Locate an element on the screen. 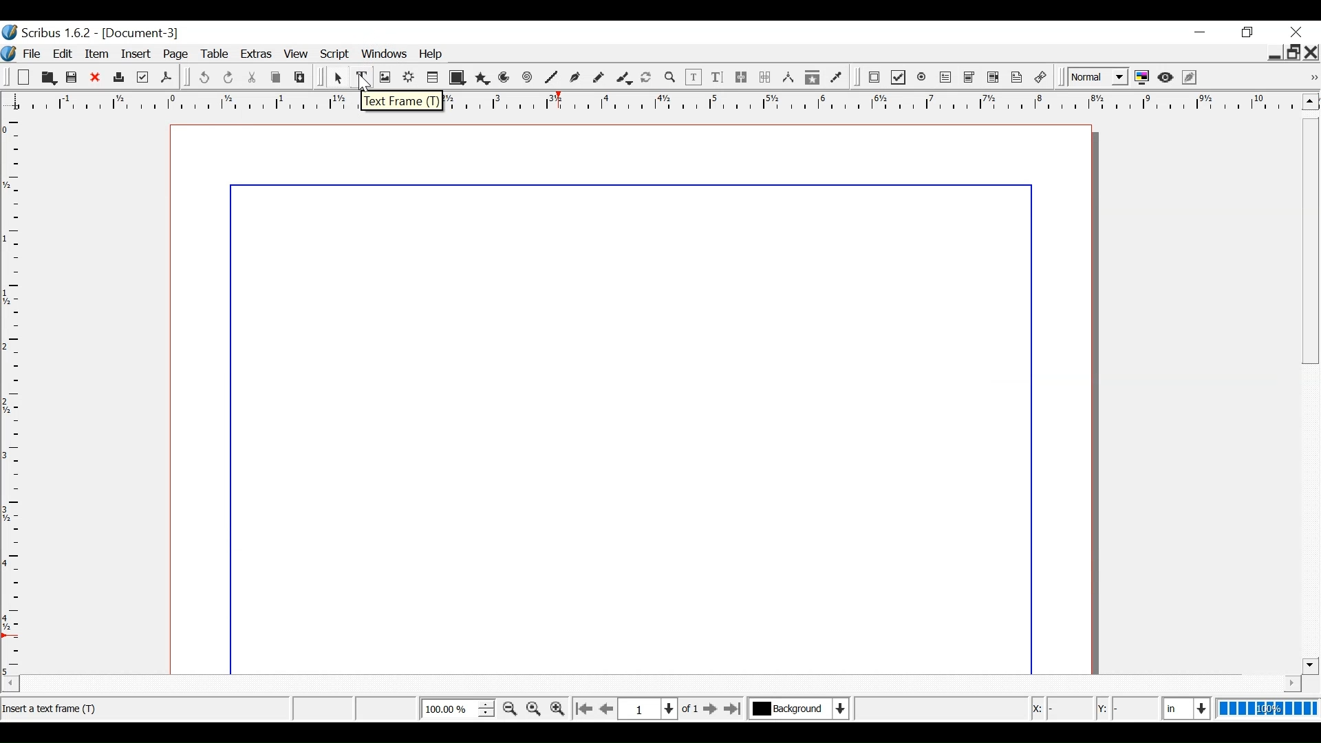 The width and height of the screenshot is (1321, 743). Select is located at coordinates (337, 78).